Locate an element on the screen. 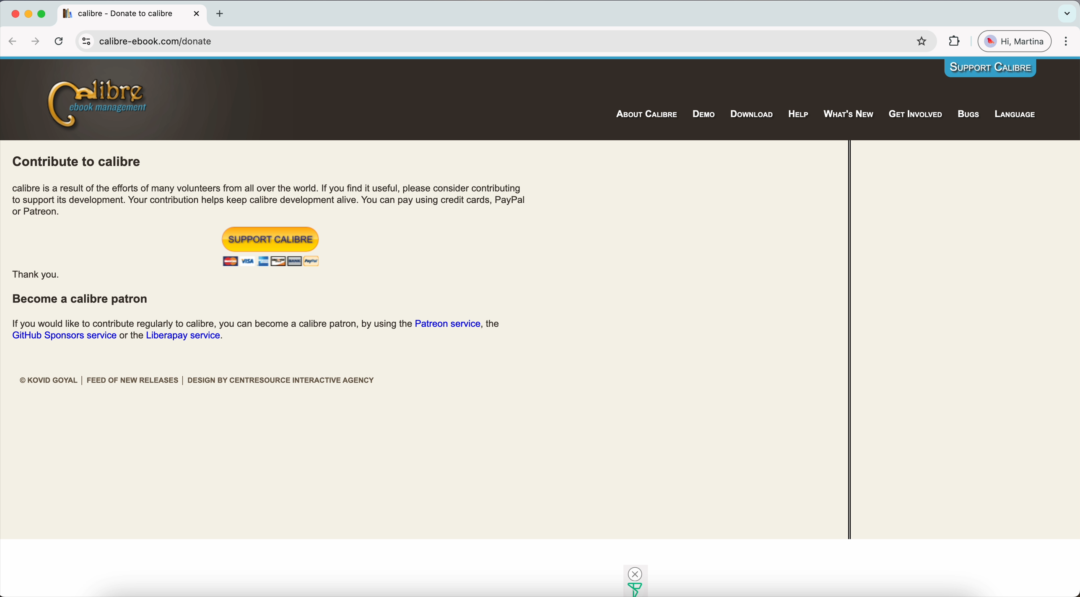 This screenshot has width=1080, height=597. Hi, Martina is located at coordinates (1015, 41).